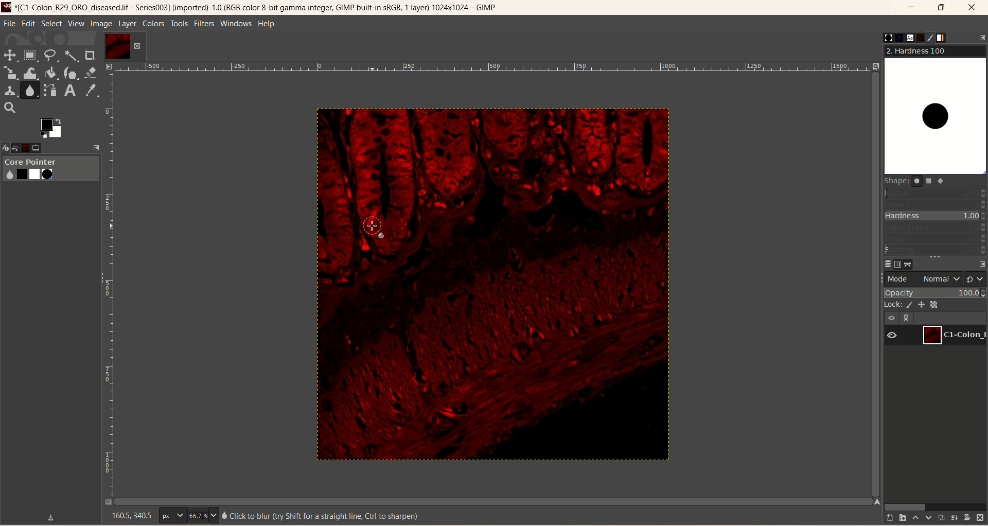 The height and width of the screenshot is (526, 988). Describe the element at coordinates (8, 7) in the screenshot. I see `logo` at that location.